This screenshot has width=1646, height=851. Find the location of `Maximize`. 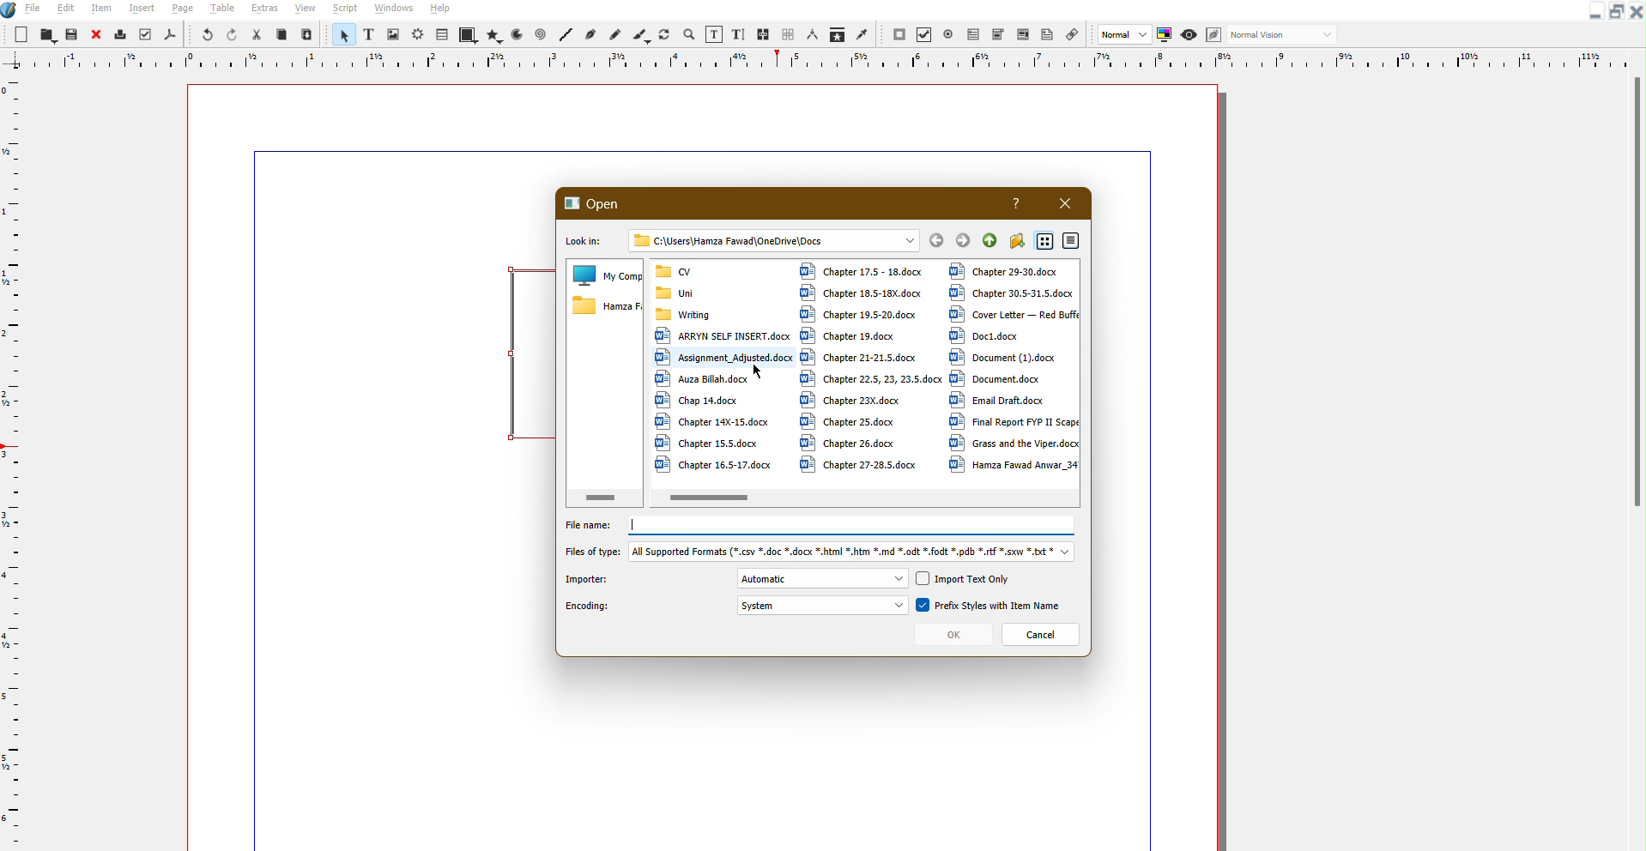

Maximize is located at coordinates (1613, 11).